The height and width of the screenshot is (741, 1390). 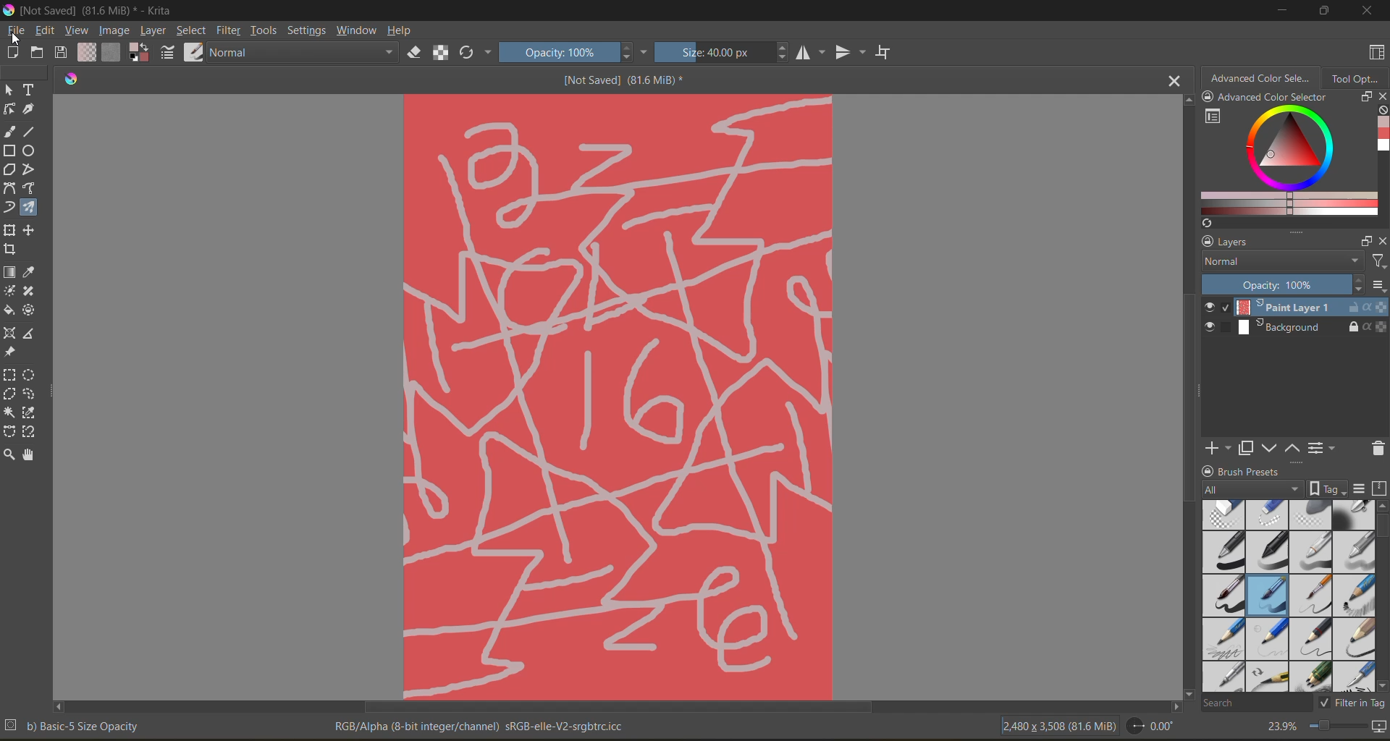 What do you see at coordinates (1337, 728) in the screenshot?
I see `zoom` at bounding box center [1337, 728].